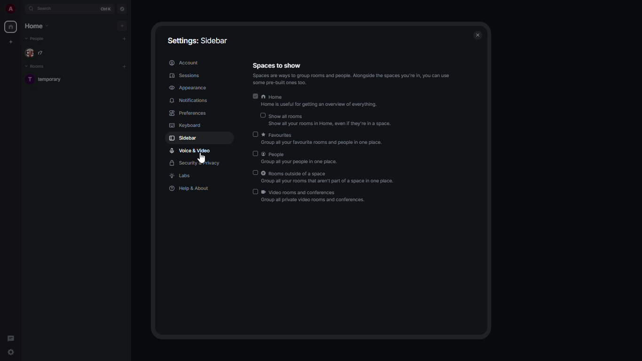 This screenshot has width=642, height=361. Describe the element at coordinates (256, 192) in the screenshot. I see `disabled` at that location.